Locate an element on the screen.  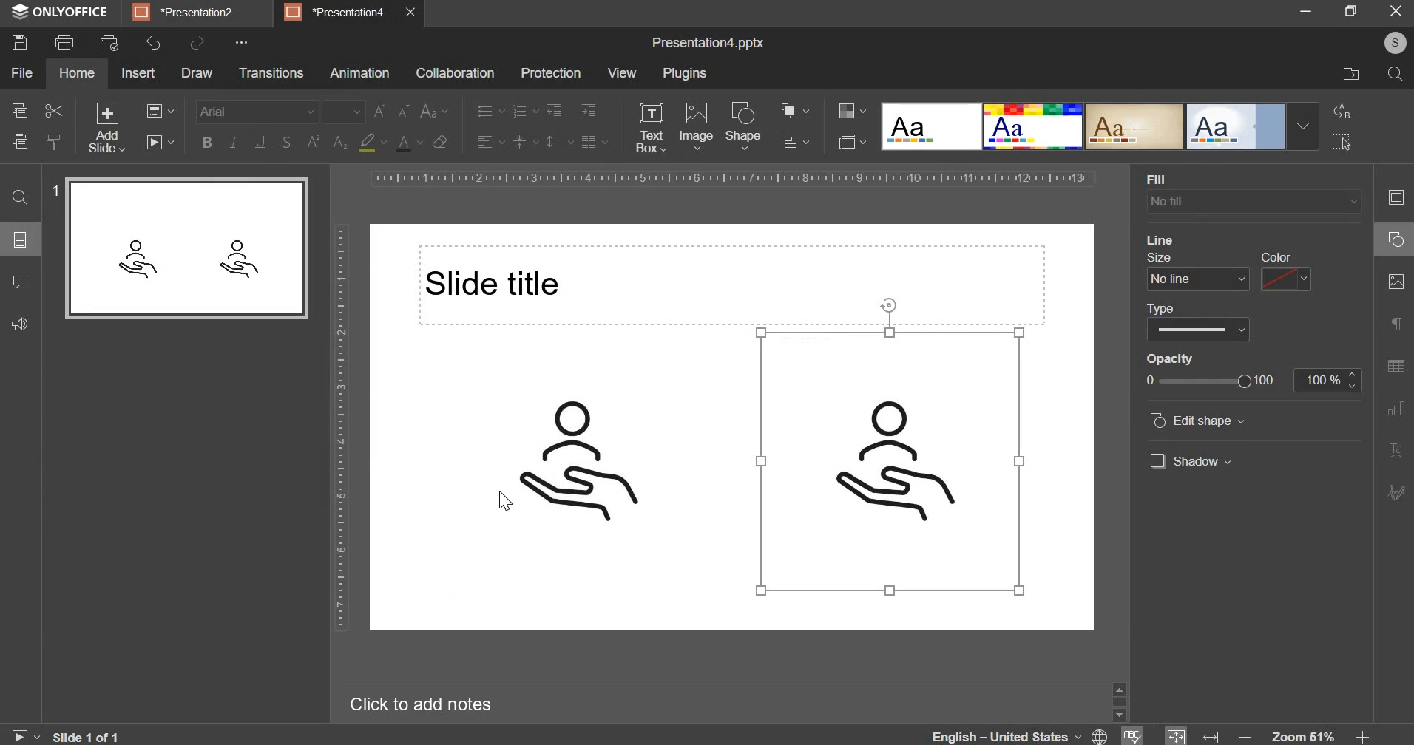
find is located at coordinates (21, 196).